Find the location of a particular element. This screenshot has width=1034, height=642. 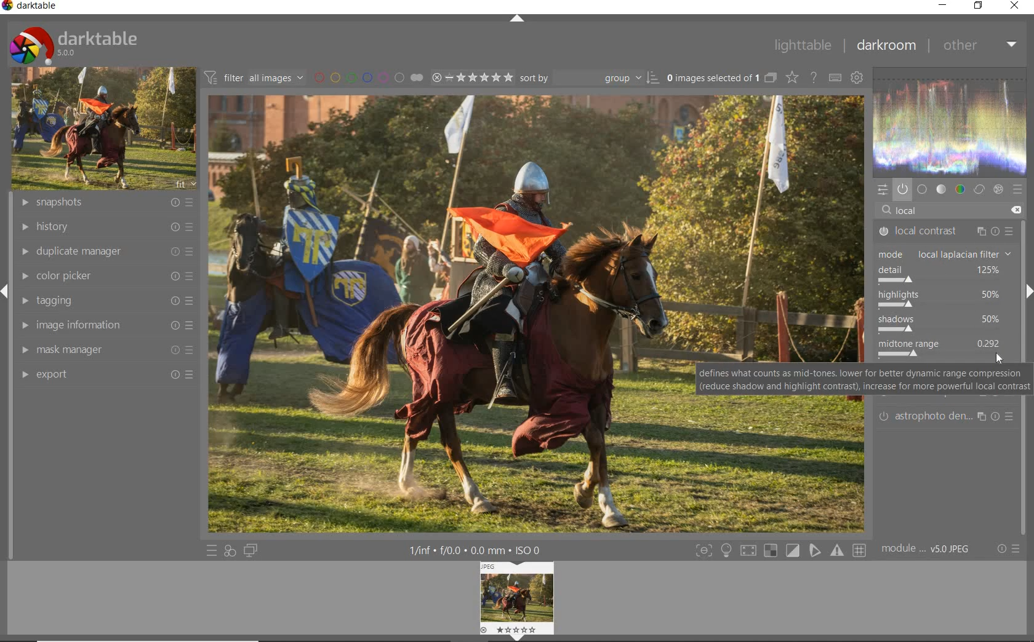

color is located at coordinates (961, 188).